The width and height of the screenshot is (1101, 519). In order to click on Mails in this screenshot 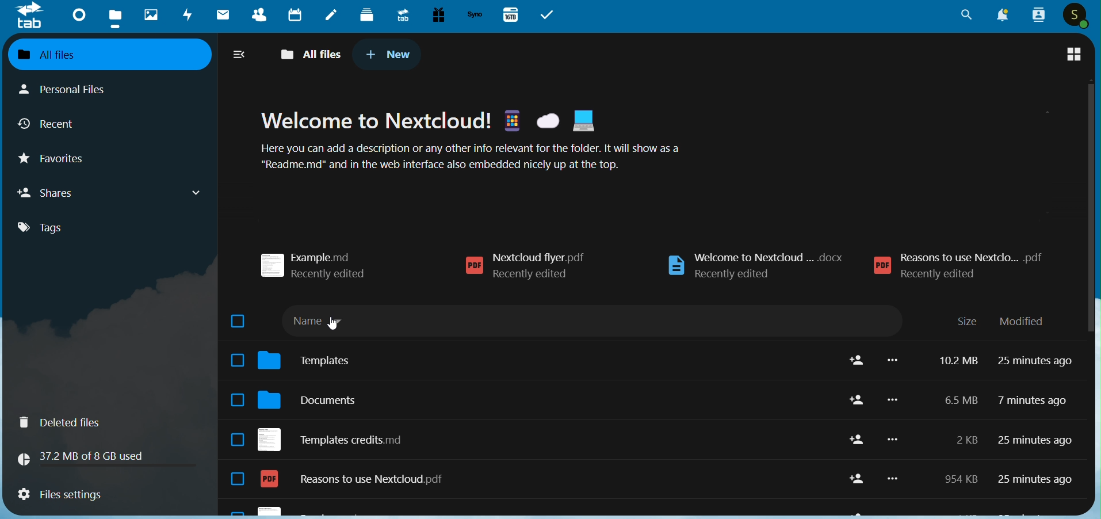, I will do `click(222, 13)`.